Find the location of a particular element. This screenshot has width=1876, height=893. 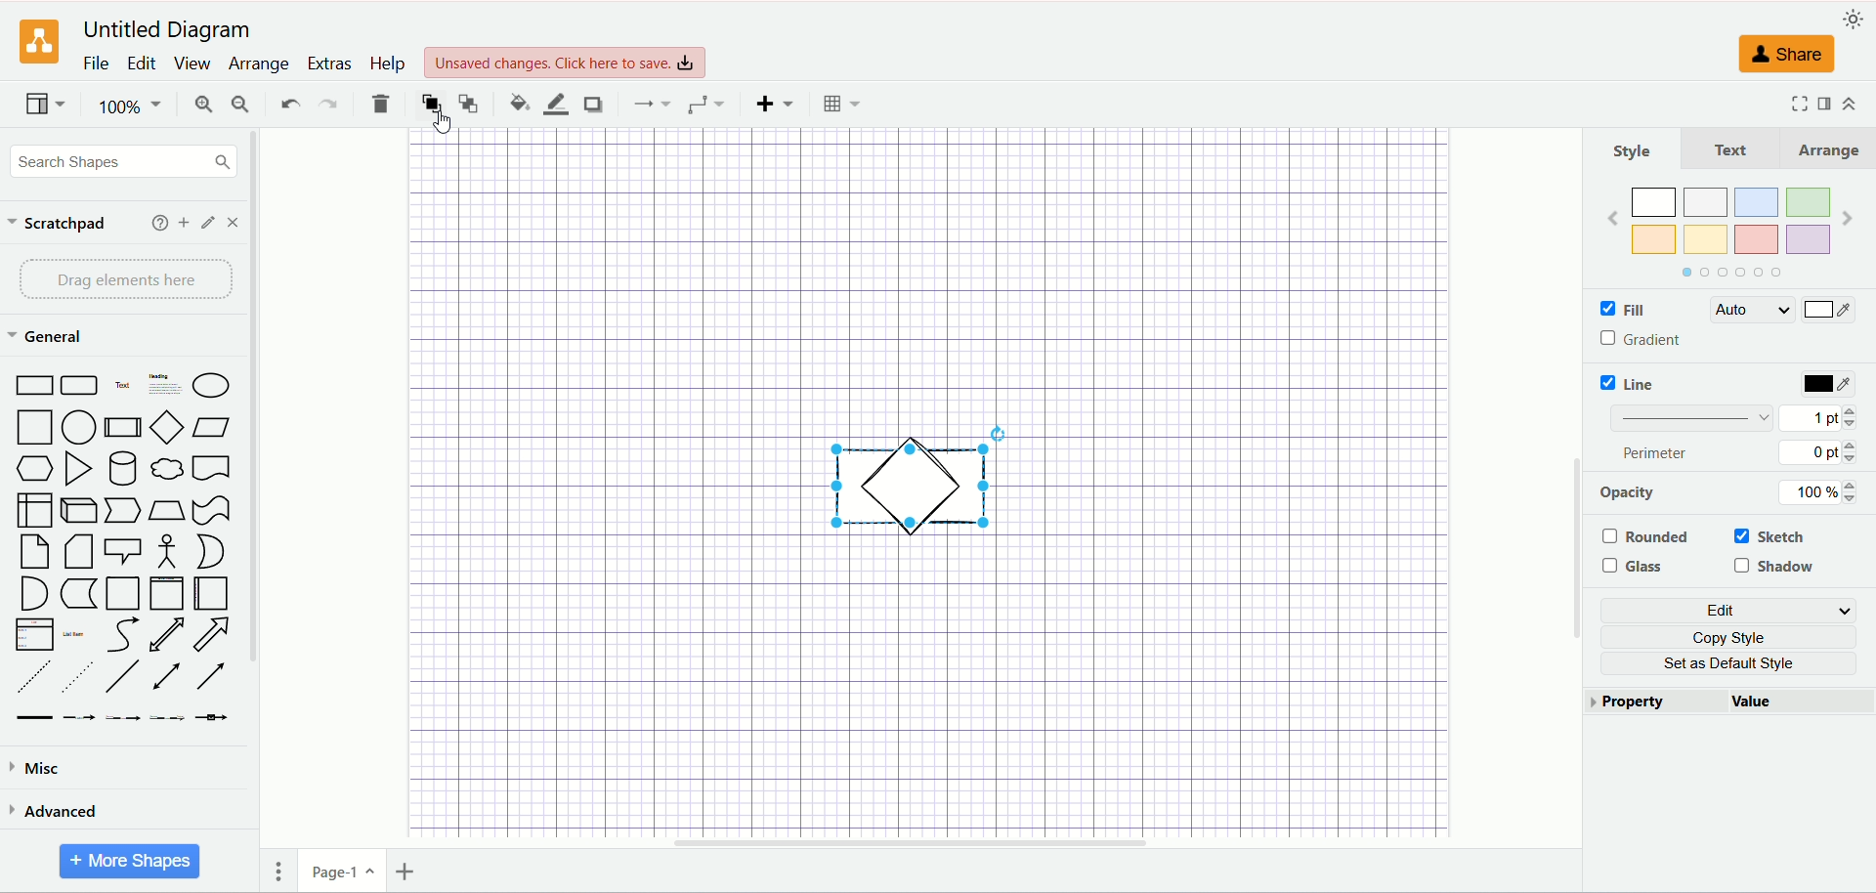

Diamond is located at coordinates (168, 428).